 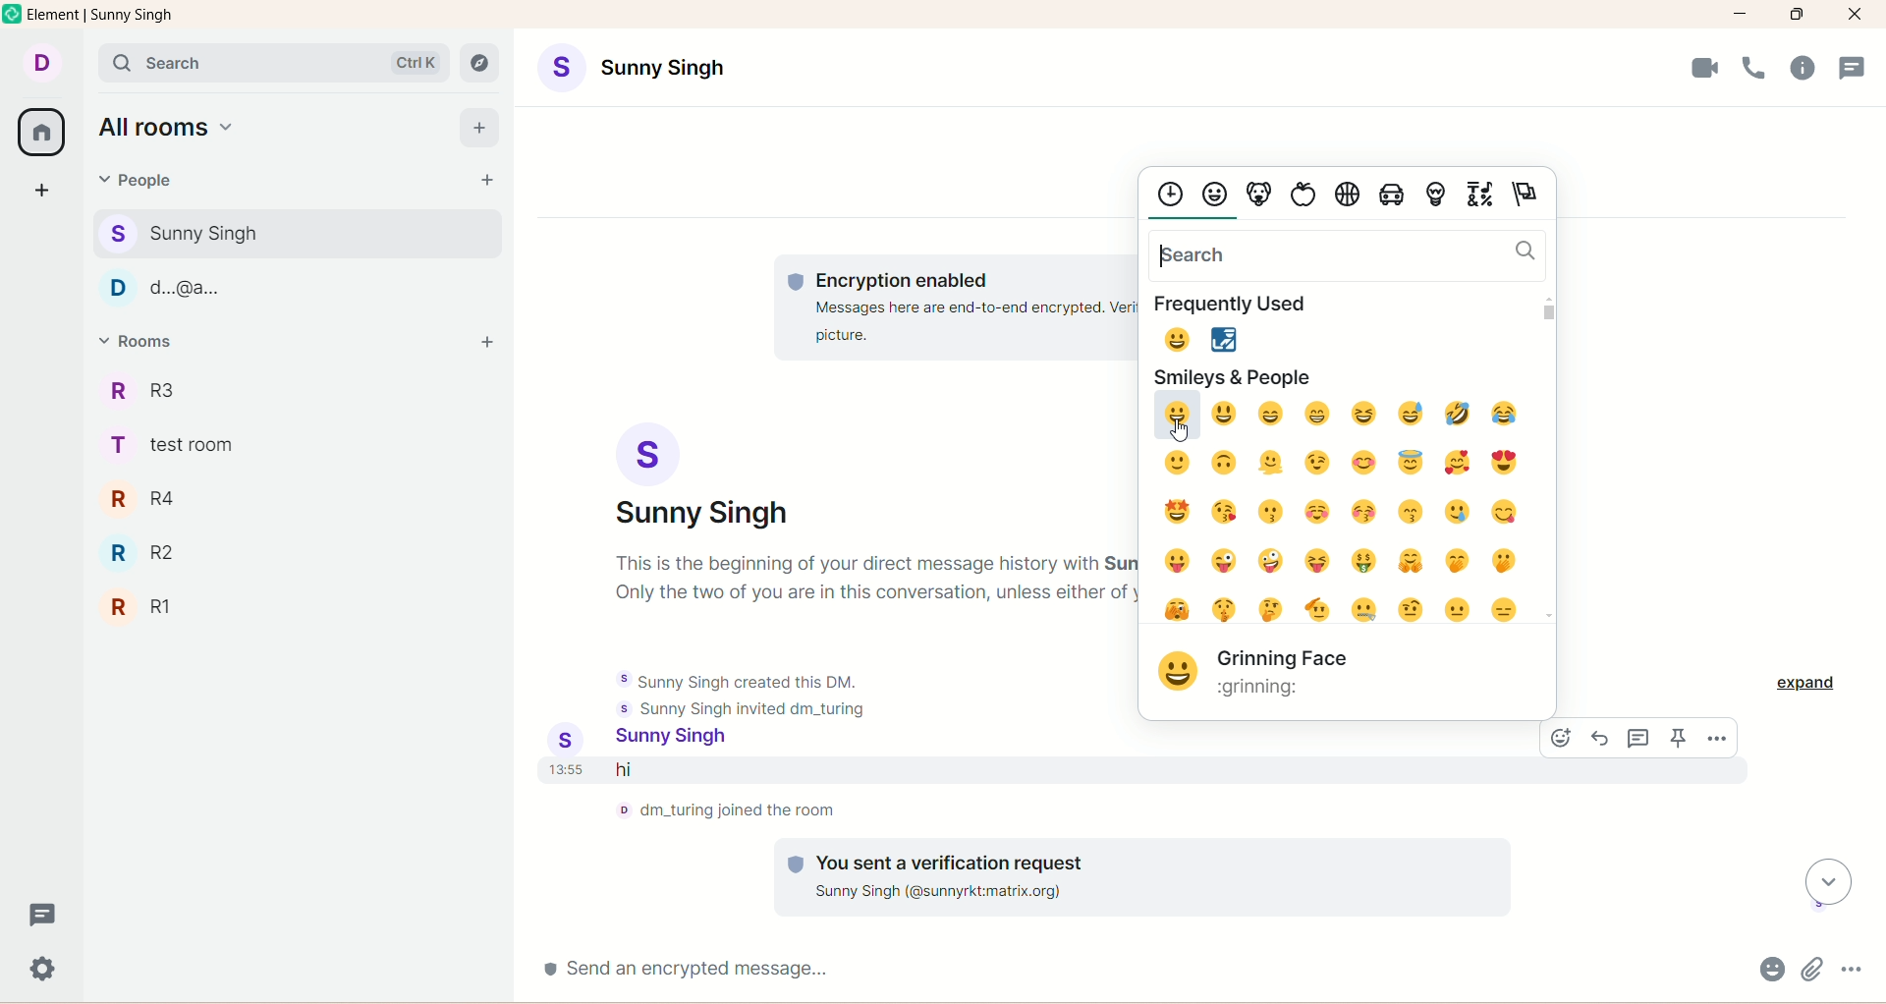 I want to click on search, so click(x=1349, y=256).